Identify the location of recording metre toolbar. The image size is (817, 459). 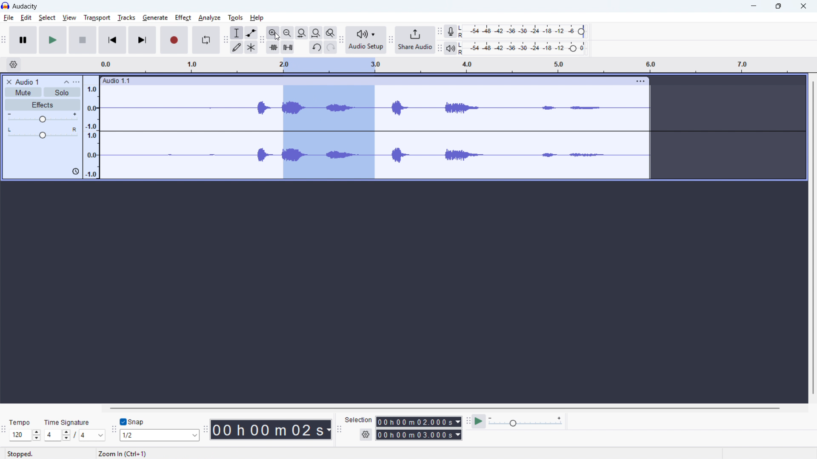
(440, 31).